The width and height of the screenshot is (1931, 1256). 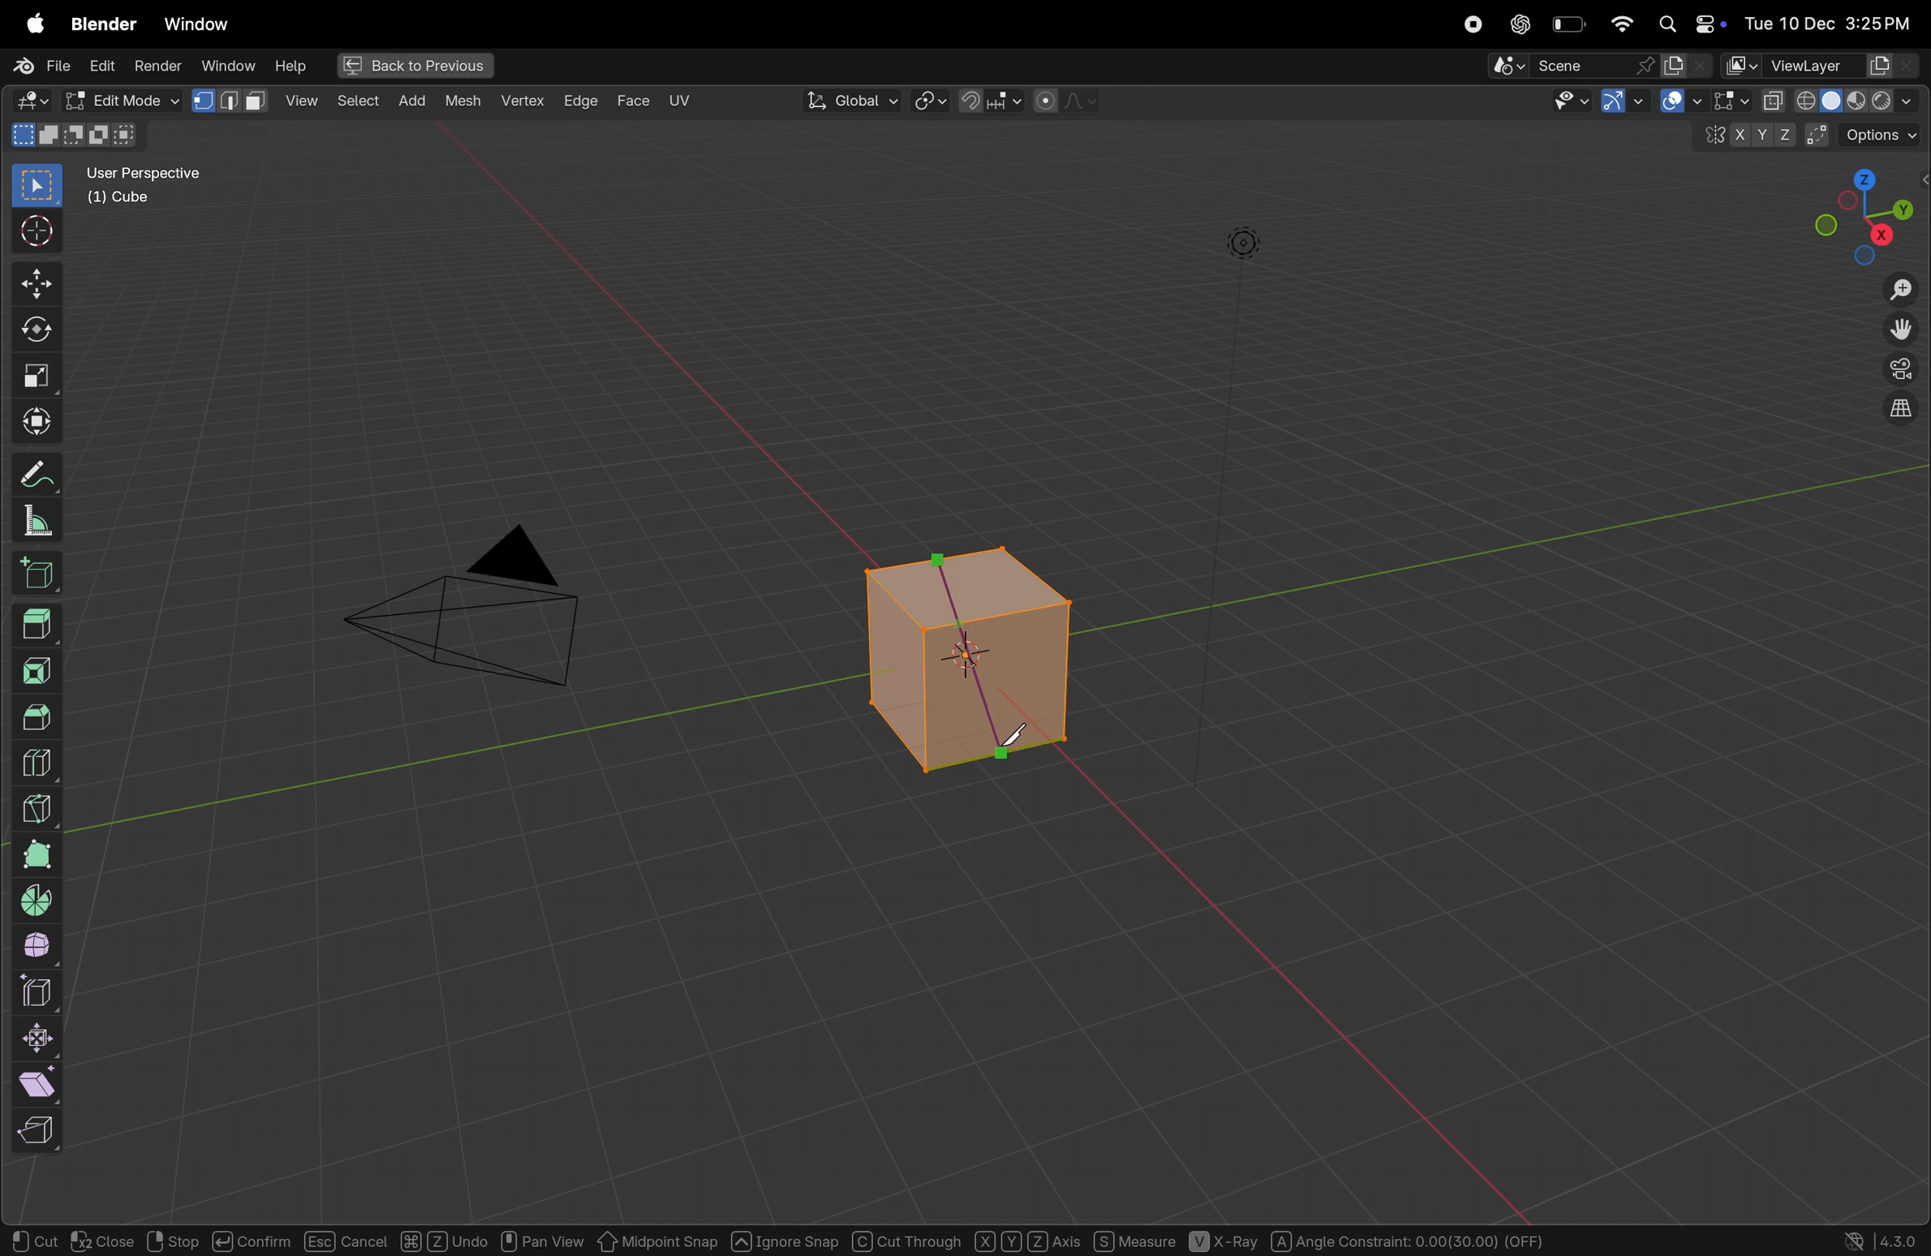 What do you see at coordinates (1722, 101) in the screenshot?
I see `show overlays` at bounding box center [1722, 101].